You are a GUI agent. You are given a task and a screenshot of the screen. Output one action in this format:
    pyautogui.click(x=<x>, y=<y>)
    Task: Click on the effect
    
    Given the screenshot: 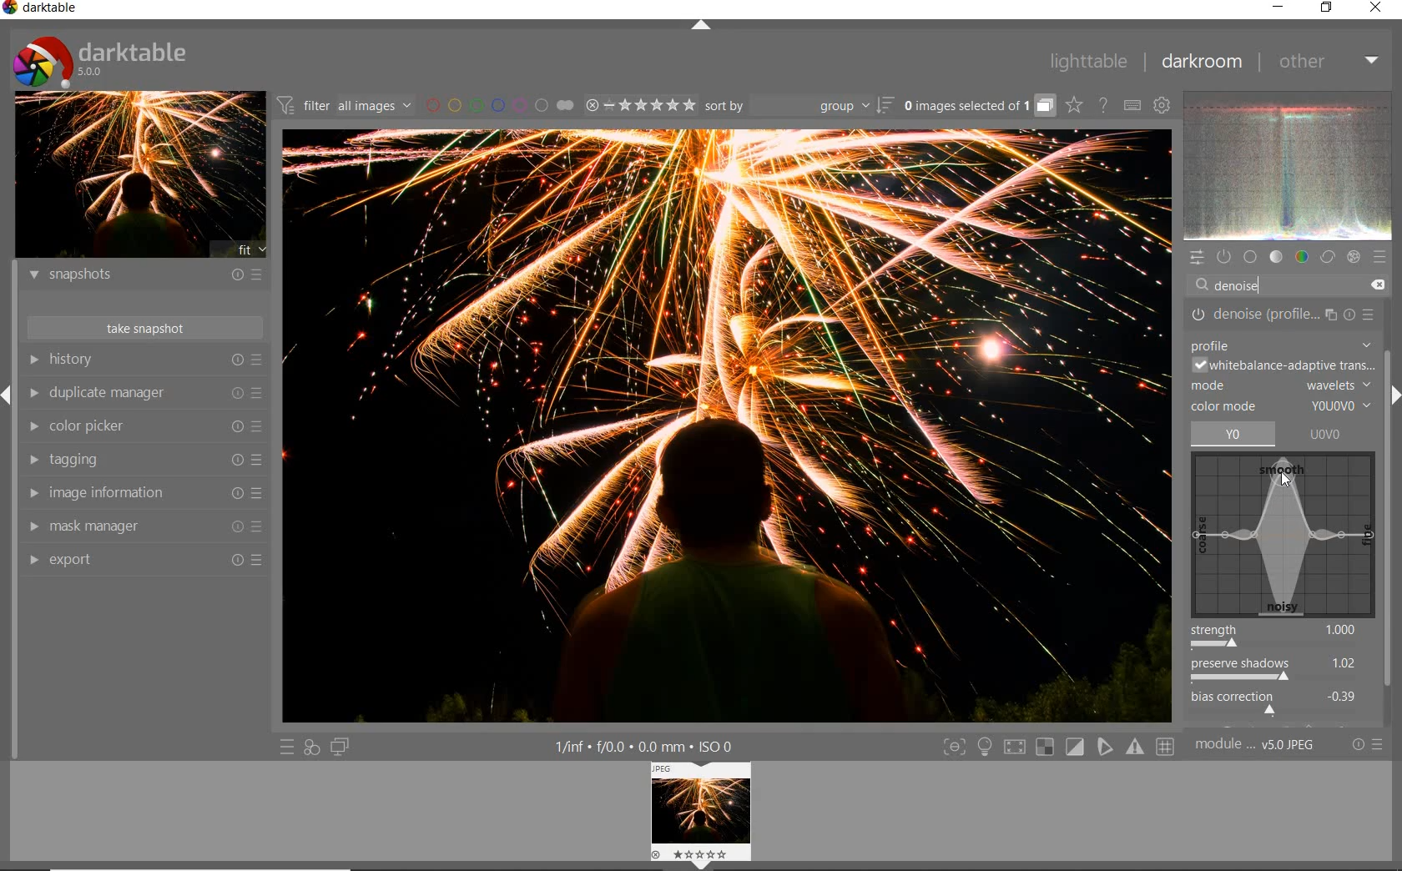 What is the action you would take?
    pyautogui.click(x=1354, y=258)
    